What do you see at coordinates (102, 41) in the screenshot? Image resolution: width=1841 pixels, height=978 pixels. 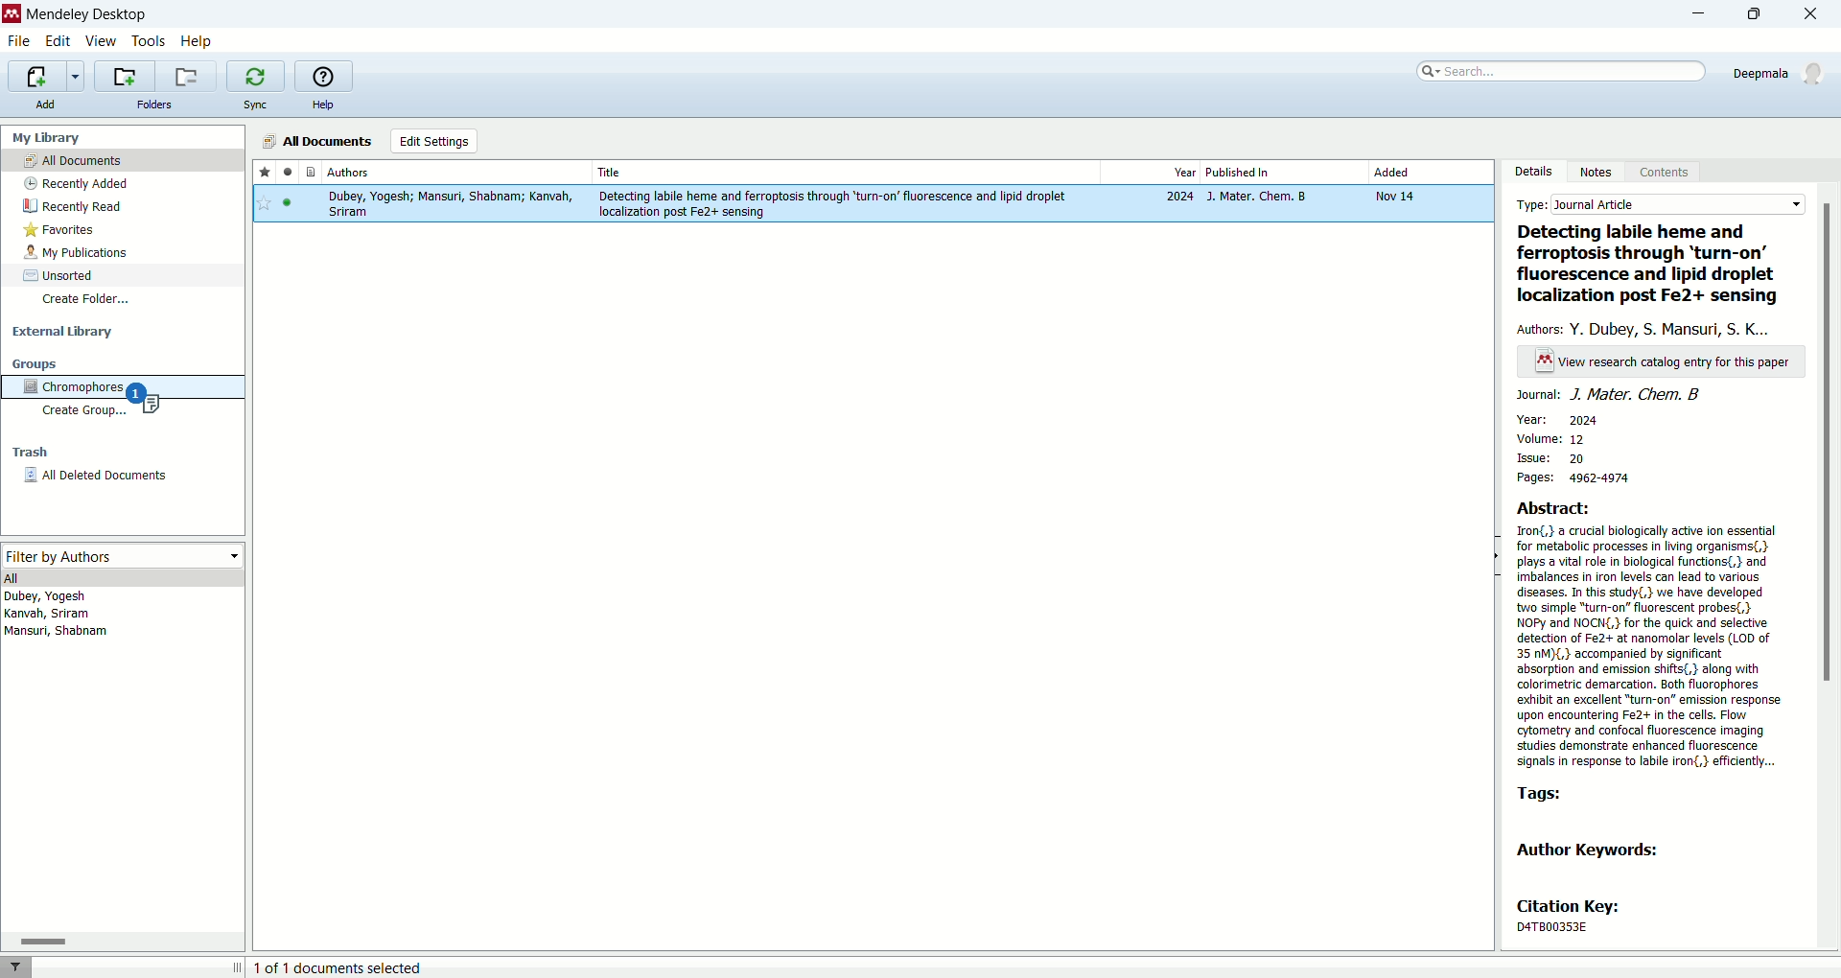 I see `view` at bounding box center [102, 41].